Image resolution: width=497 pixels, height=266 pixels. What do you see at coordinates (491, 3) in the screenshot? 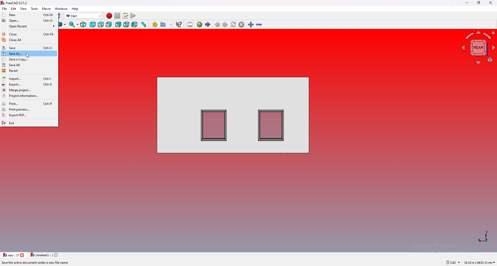
I see `close` at bounding box center [491, 3].